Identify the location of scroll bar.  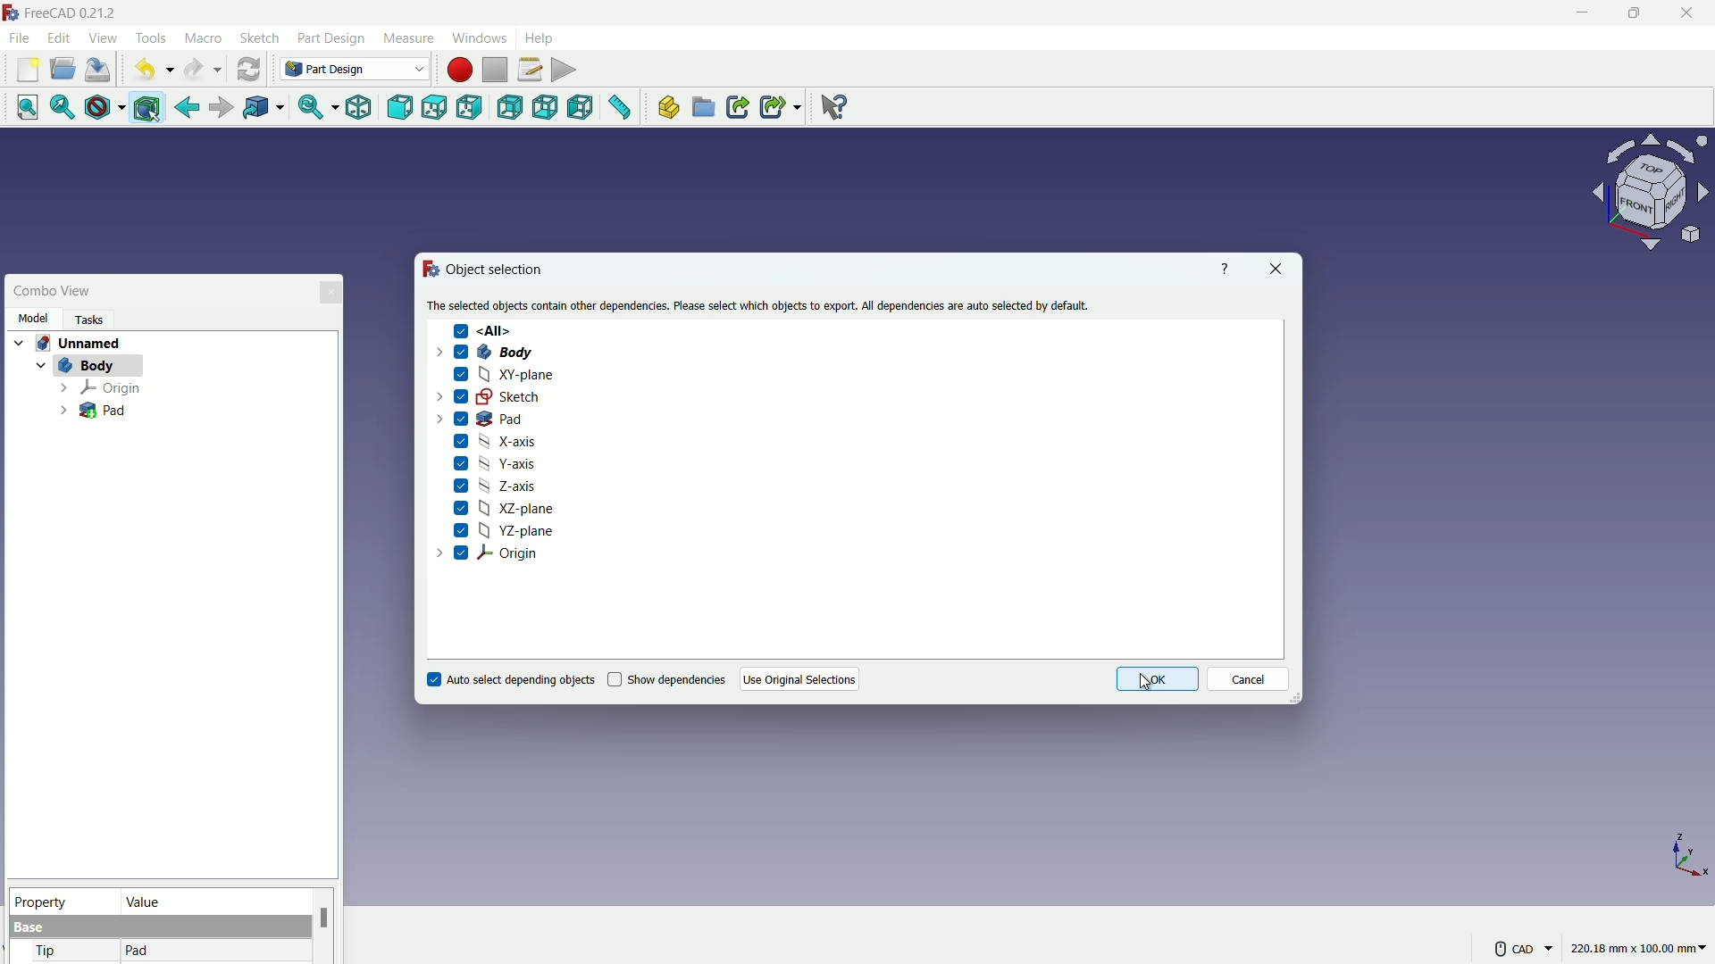
(324, 926).